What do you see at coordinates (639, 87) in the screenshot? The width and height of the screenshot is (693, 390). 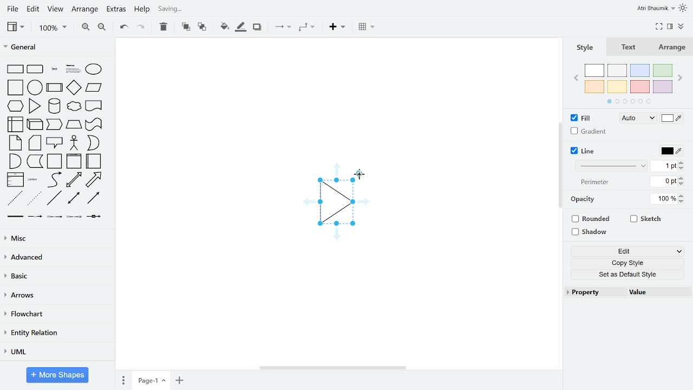 I see `red` at bounding box center [639, 87].